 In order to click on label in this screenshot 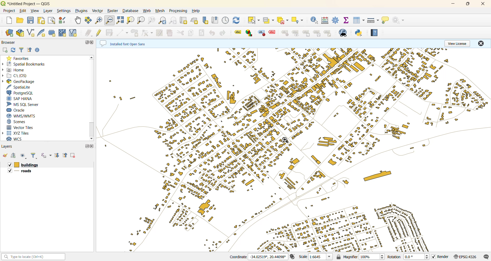, I will do `click(328, 33)`.